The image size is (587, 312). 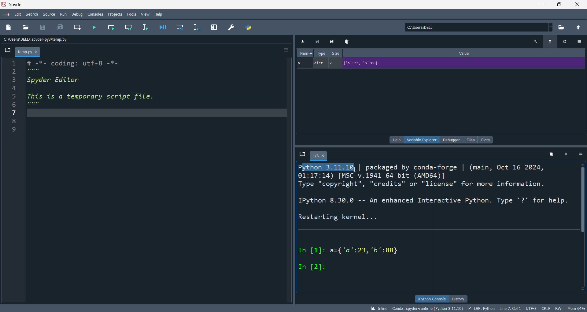 I want to click on path manager, so click(x=249, y=28).